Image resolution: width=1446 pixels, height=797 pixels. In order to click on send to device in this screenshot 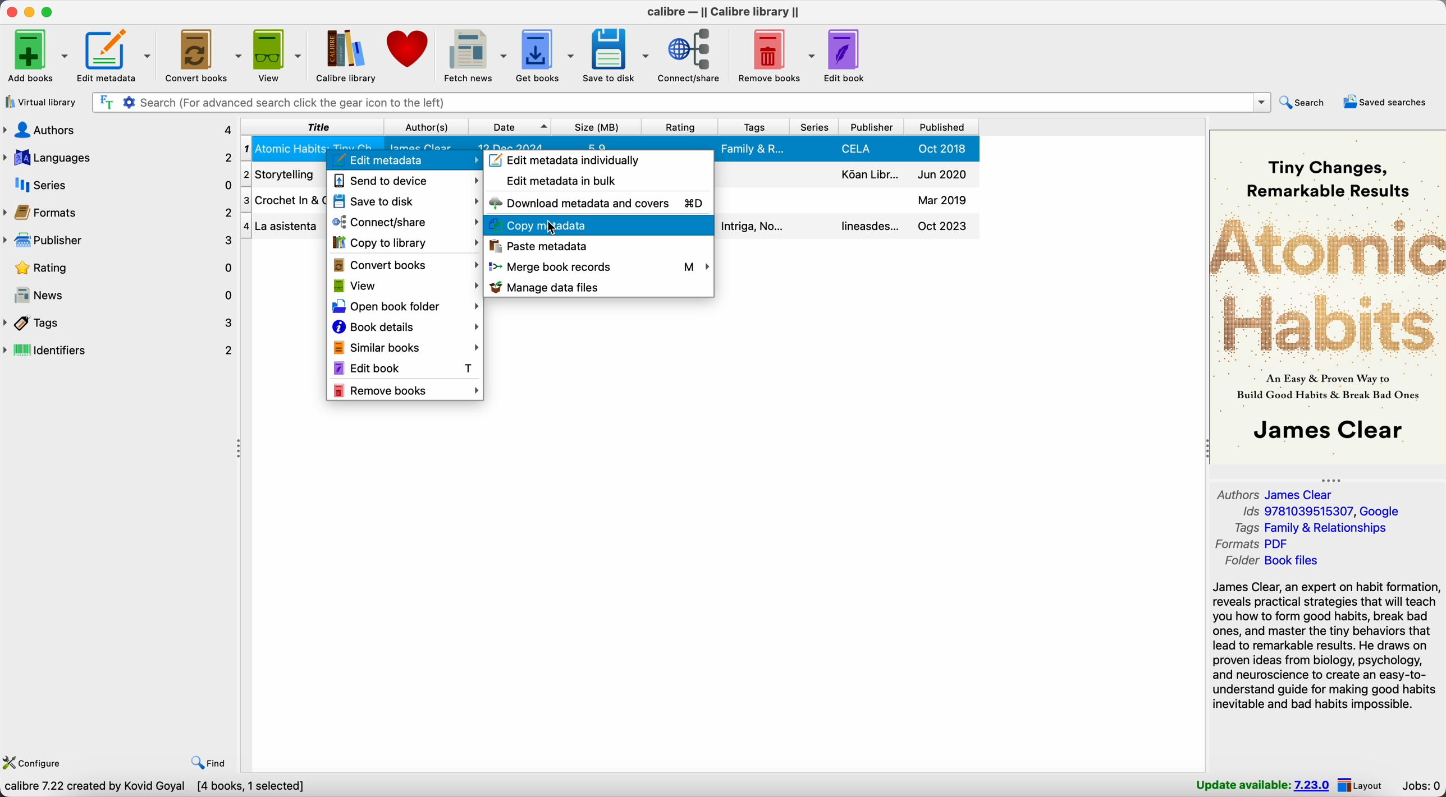, I will do `click(408, 183)`.